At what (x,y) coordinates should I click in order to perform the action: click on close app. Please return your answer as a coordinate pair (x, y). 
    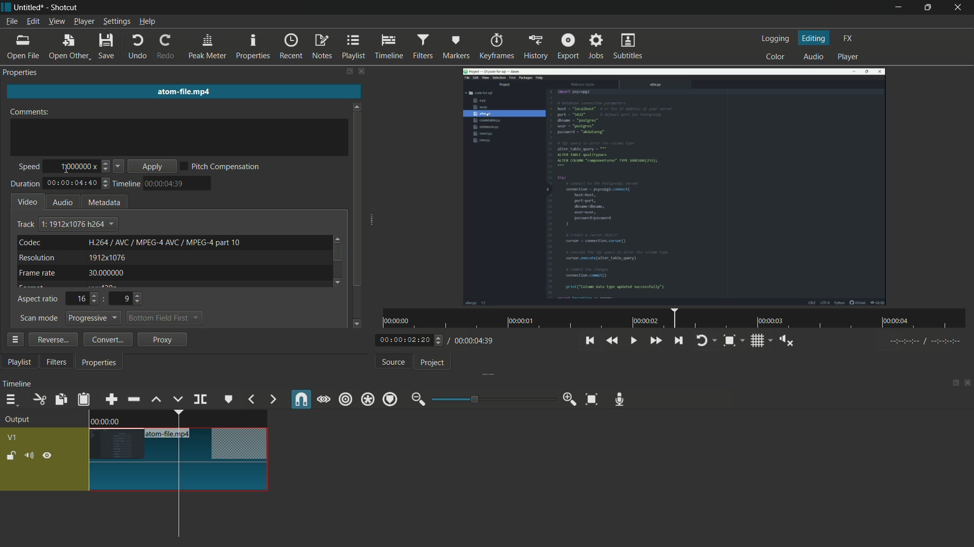
    Looking at the image, I should click on (961, 8).